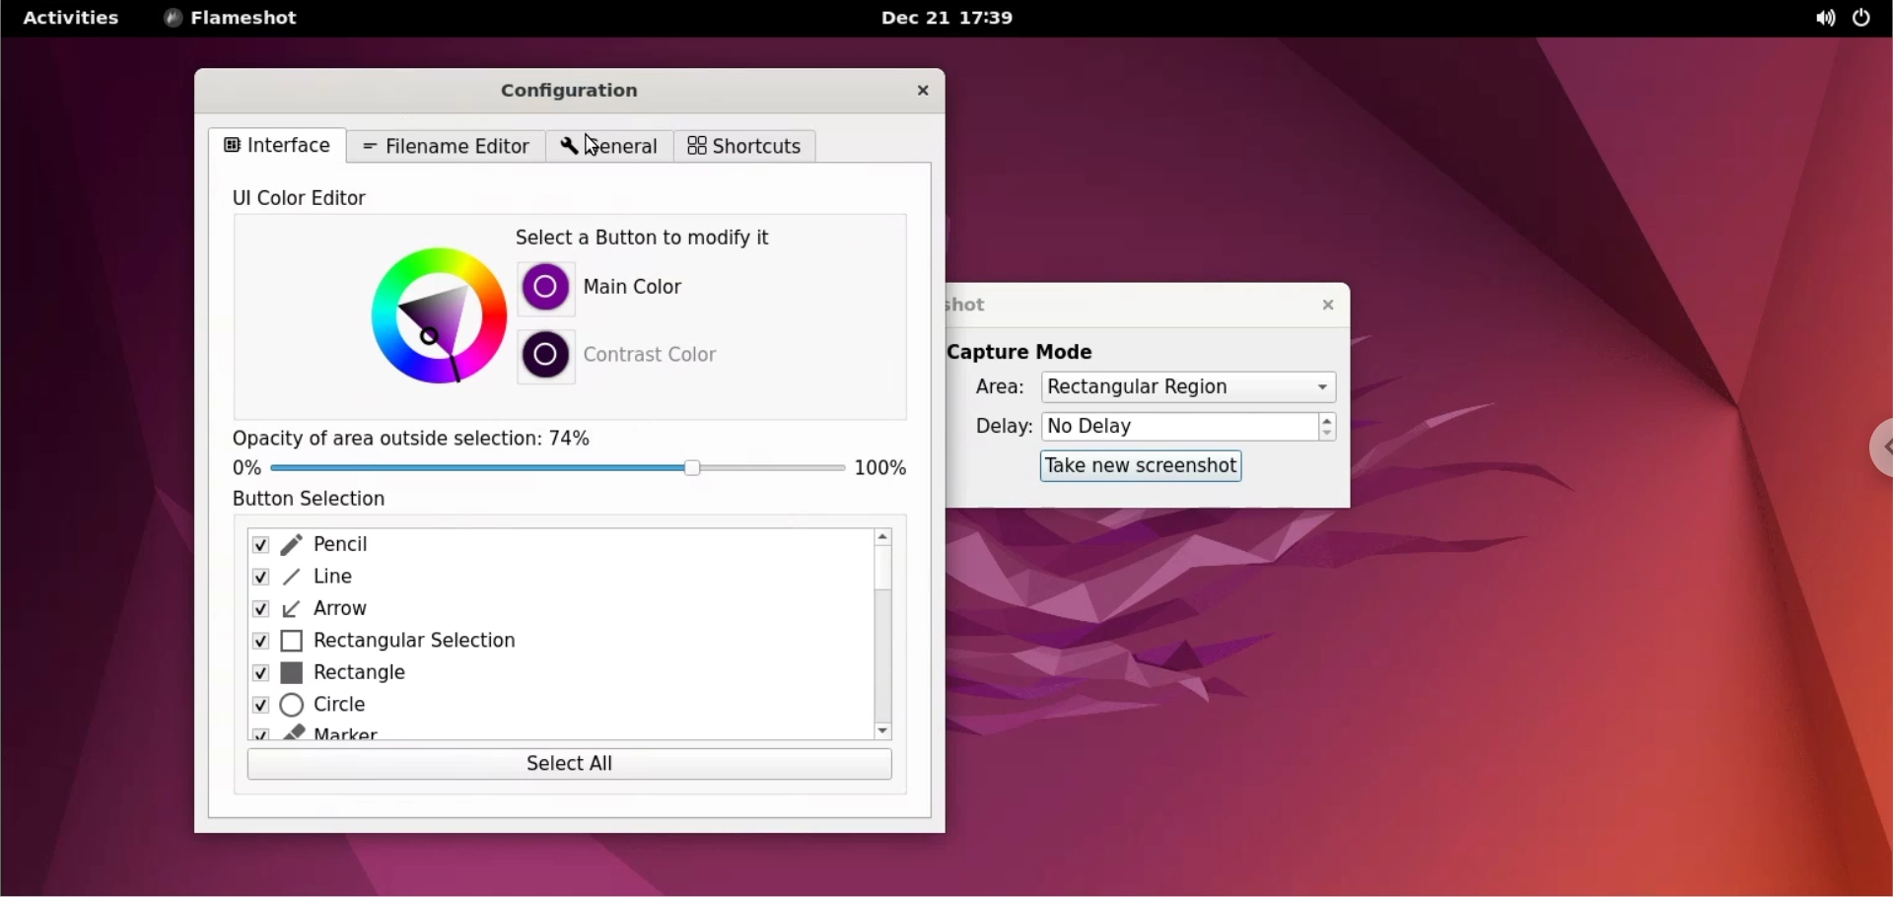 The width and height of the screenshot is (1893, 897). Describe the element at coordinates (282, 146) in the screenshot. I see `interface ` at that location.